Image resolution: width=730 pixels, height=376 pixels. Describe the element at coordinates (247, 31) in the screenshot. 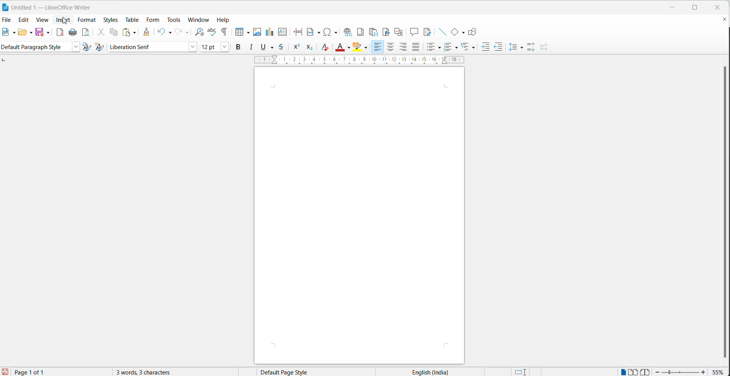

I see `table grid` at that location.